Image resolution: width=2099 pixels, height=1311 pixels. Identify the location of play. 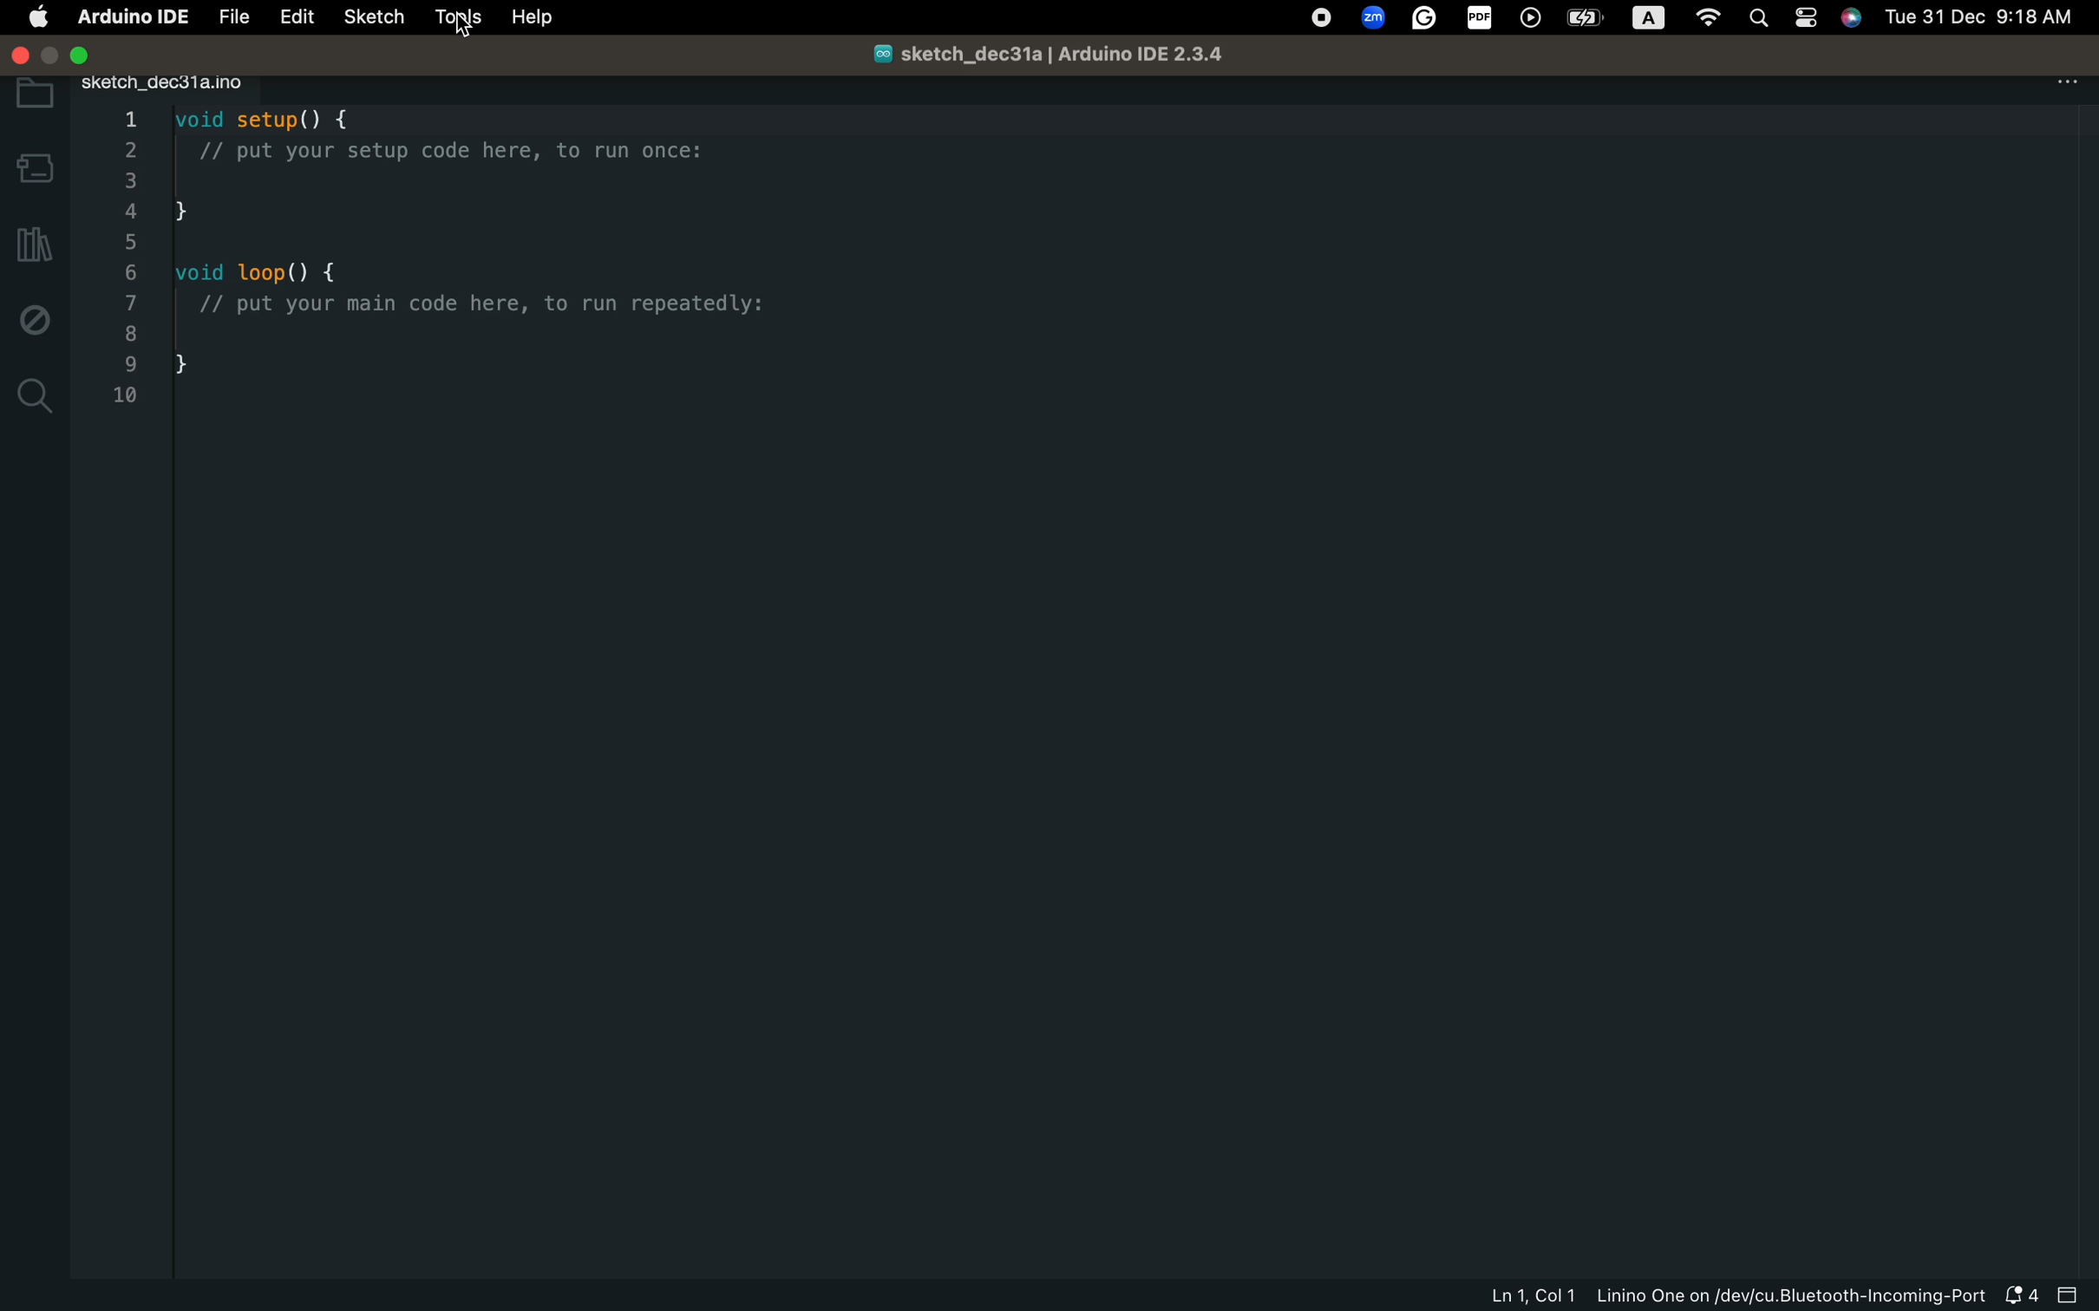
(1532, 20).